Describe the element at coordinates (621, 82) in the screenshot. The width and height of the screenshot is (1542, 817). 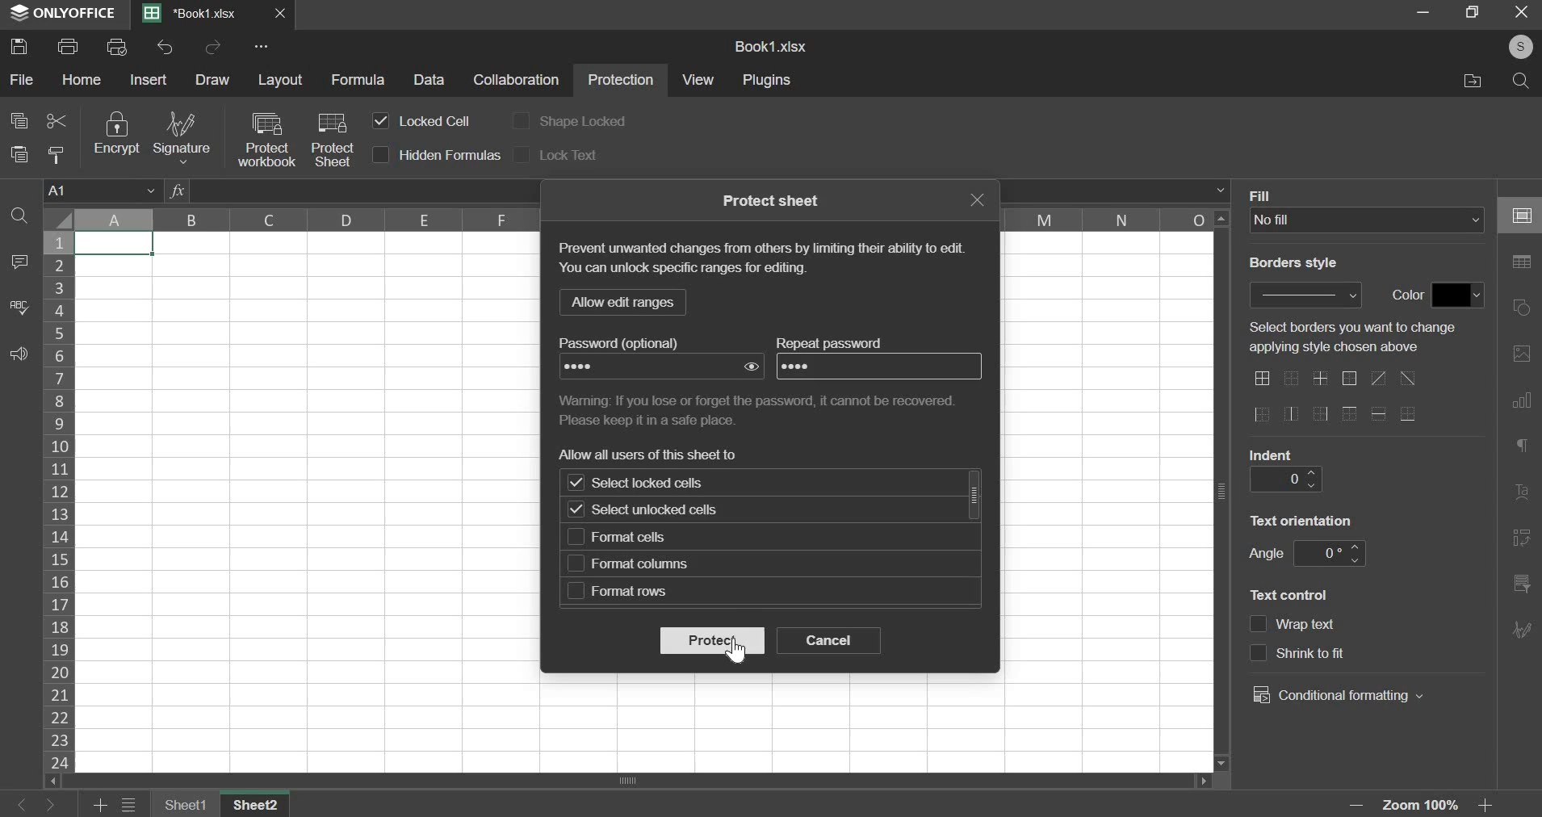
I see `protection` at that location.